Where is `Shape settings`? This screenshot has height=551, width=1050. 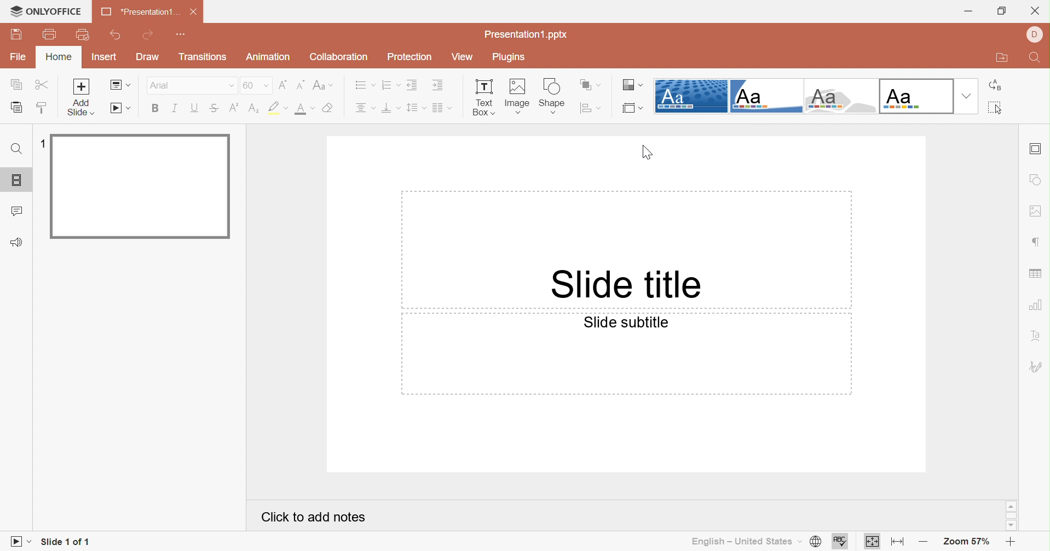
Shape settings is located at coordinates (1037, 180).